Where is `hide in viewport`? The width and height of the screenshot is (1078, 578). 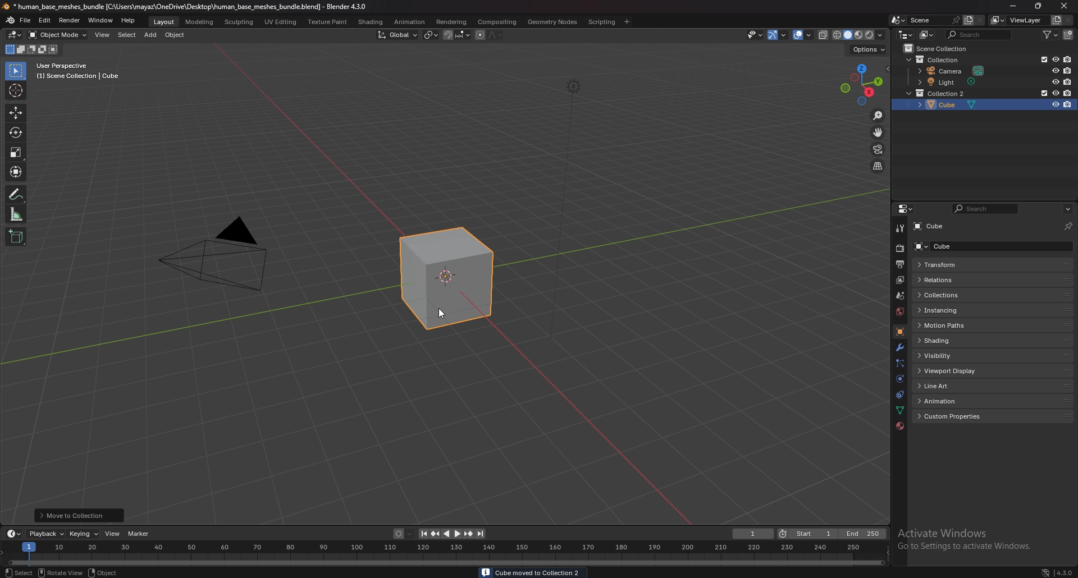 hide in viewport is located at coordinates (1056, 104).